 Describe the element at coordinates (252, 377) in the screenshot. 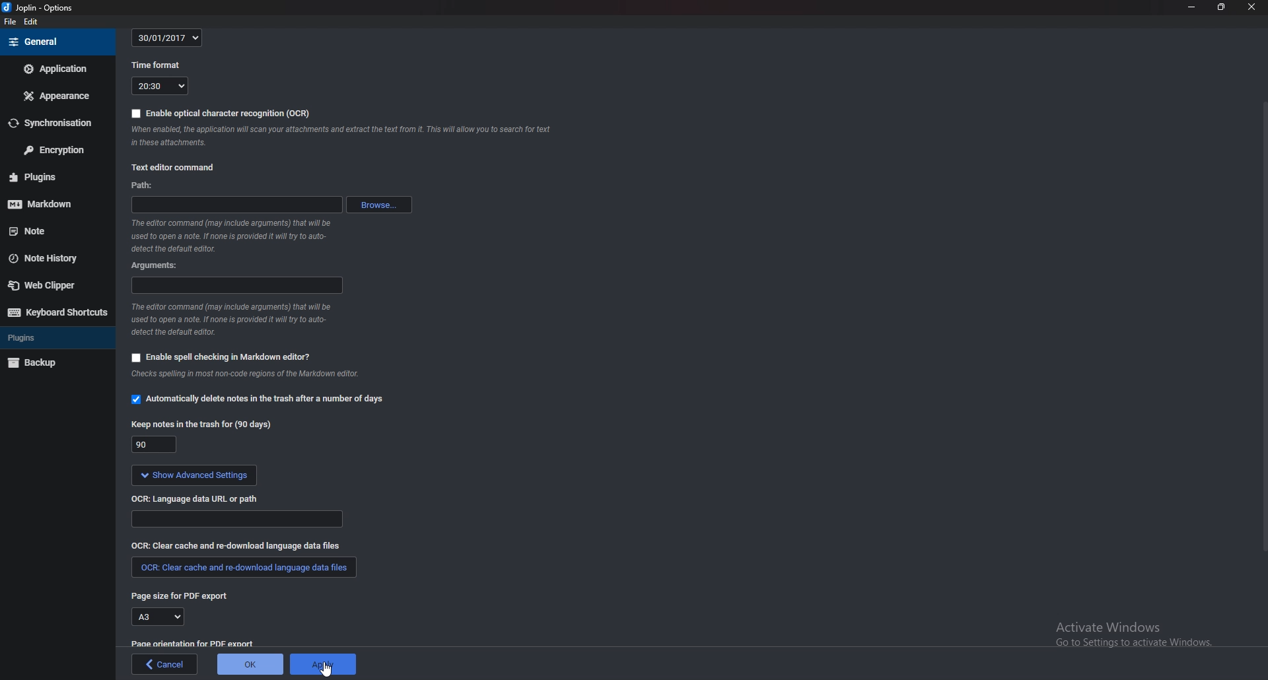

I see `Info on spell checking` at that location.